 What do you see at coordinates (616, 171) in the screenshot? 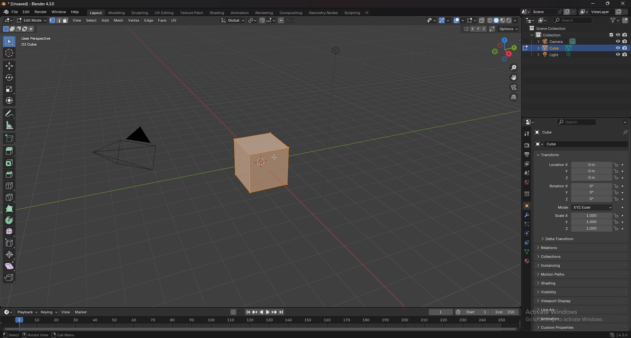
I see `lock location` at bounding box center [616, 171].